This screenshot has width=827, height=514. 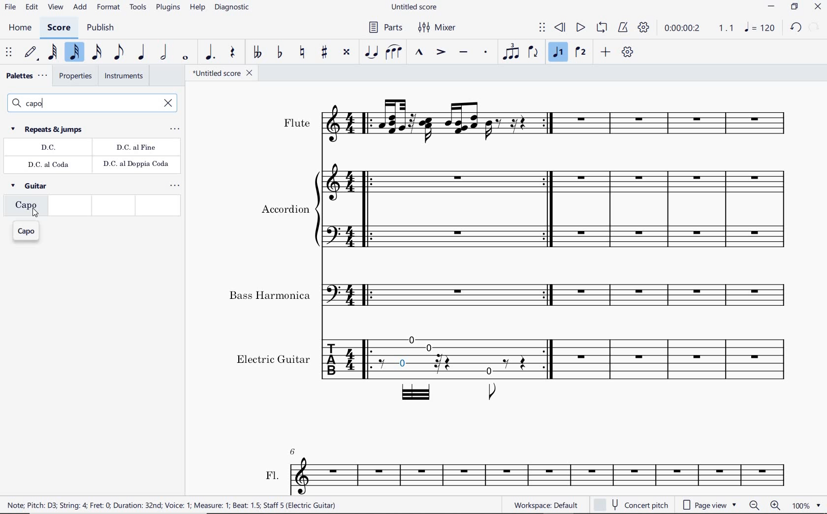 What do you see at coordinates (302, 52) in the screenshot?
I see `toggle natural` at bounding box center [302, 52].